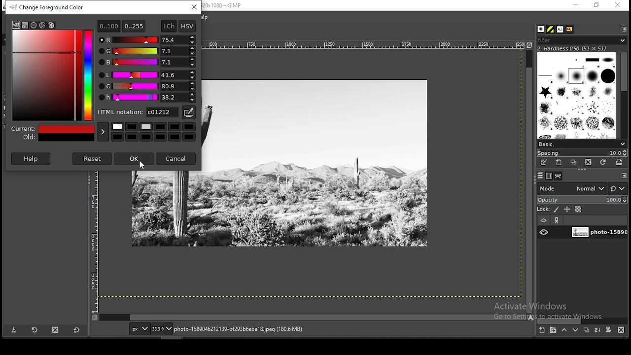 The width and height of the screenshot is (631, 355). Describe the element at coordinates (581, 199) in the screenshot. I see `opacity` at that location.